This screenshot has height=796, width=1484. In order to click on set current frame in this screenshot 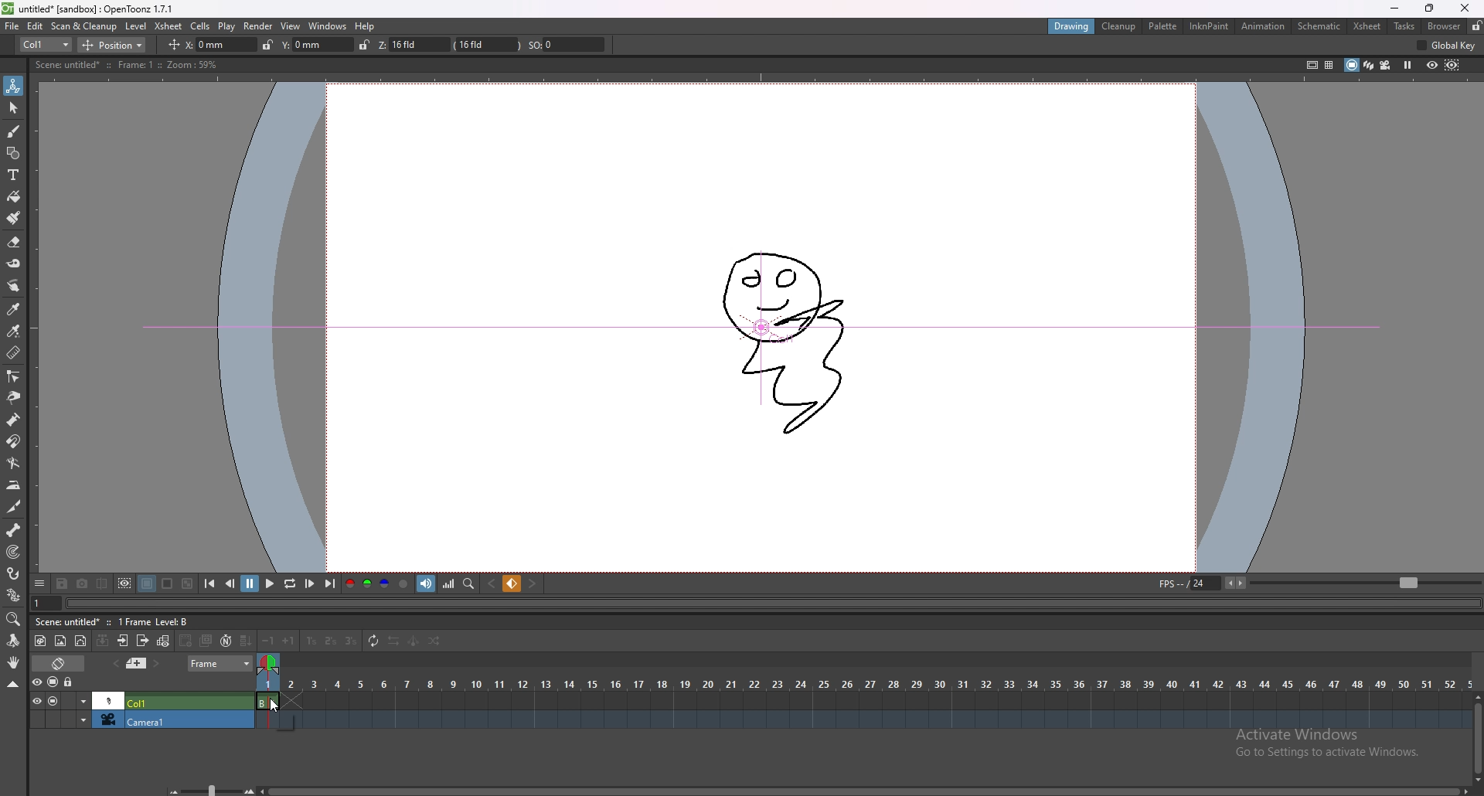, I will do `click(46, 603)`.